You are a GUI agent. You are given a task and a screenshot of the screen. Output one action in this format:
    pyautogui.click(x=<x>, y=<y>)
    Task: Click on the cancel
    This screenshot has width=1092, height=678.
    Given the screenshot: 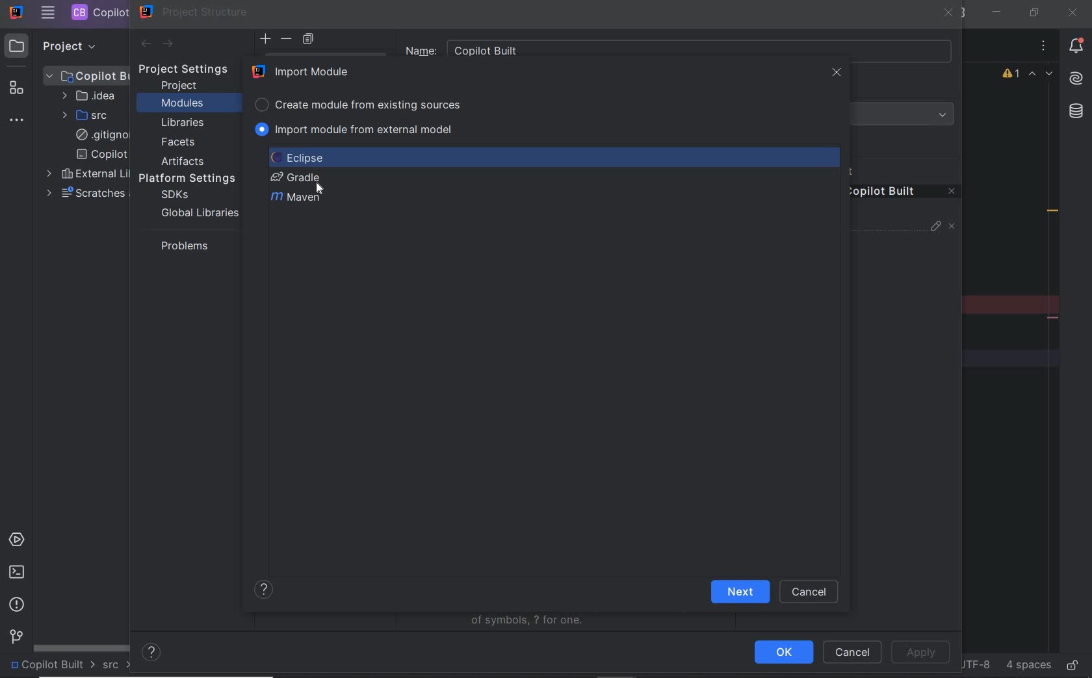 What is the action you would take?
    pyautogui.click(x=810, y=592)
    